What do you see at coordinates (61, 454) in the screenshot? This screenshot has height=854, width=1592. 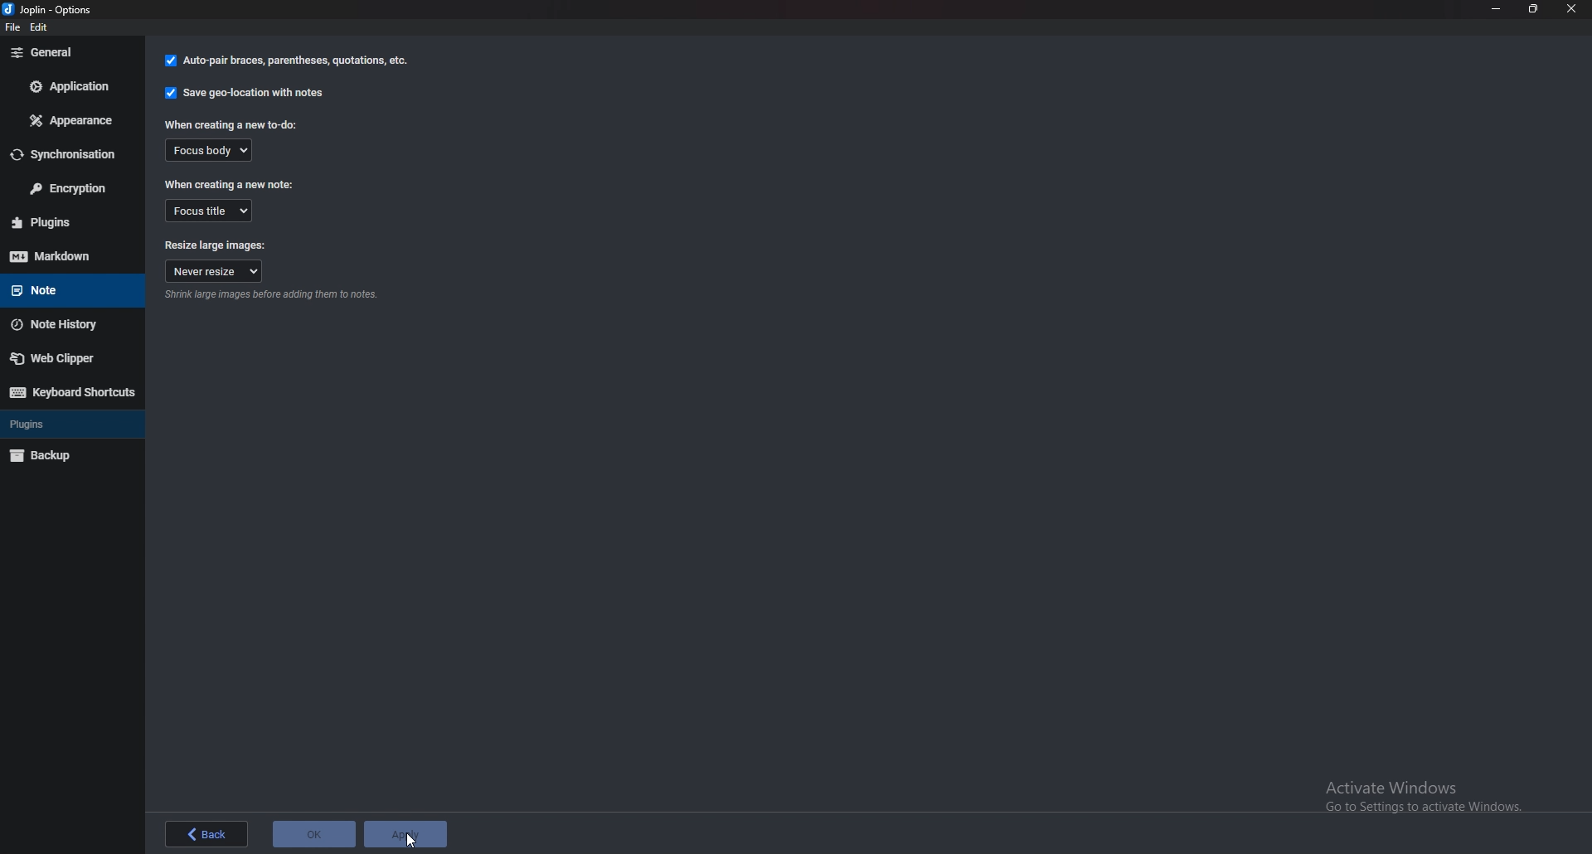 I see `Back up` at bounding box center [61, 454].